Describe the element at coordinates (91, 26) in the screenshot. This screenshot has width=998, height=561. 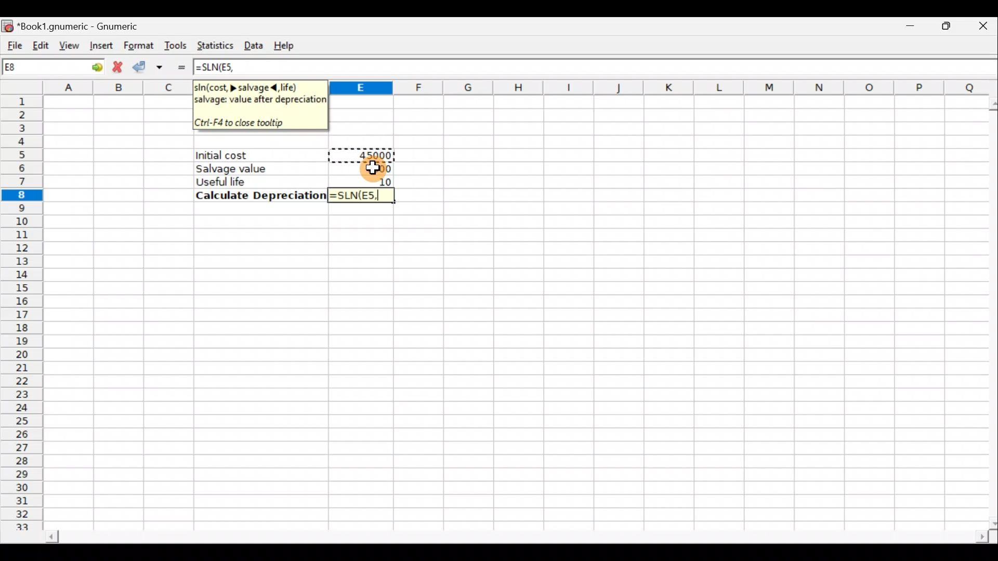
I see `*Book1.gnumeric - Gnumeric` at that location.